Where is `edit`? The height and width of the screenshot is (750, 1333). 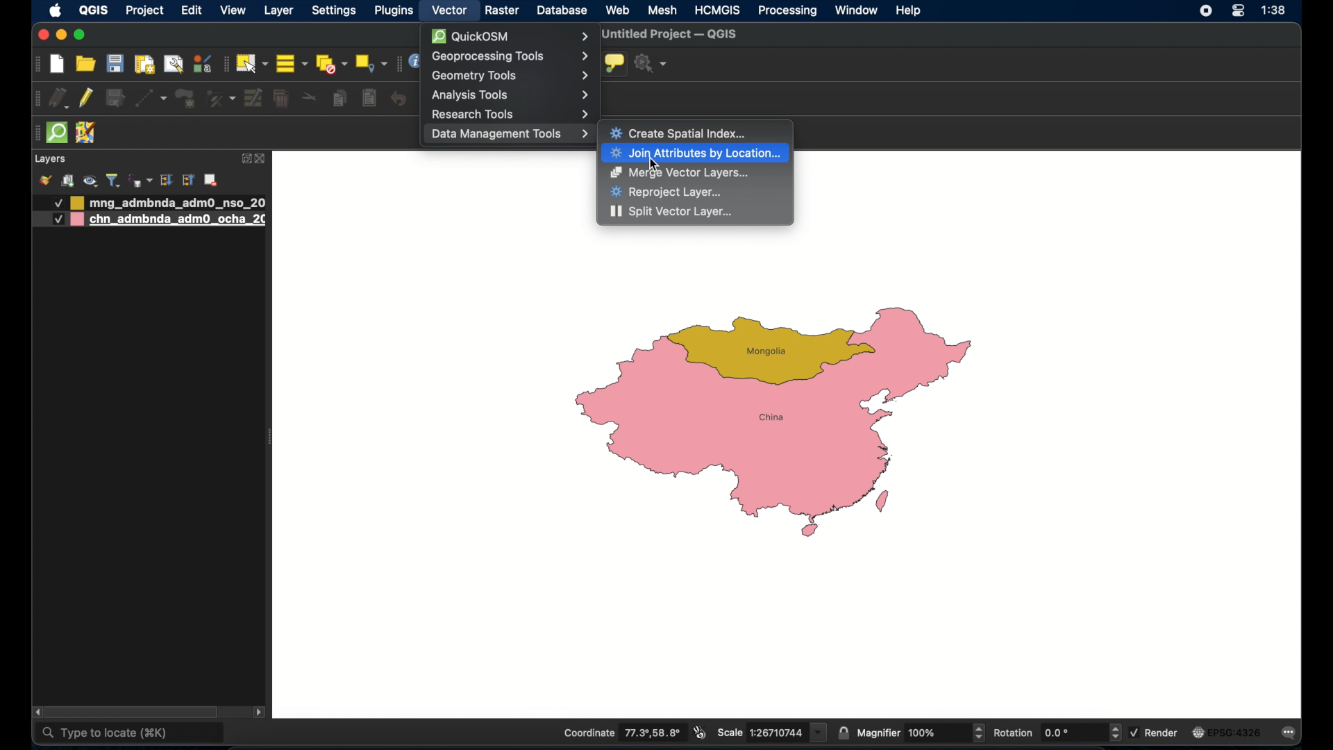
edit is located at coordinates (191, 10).